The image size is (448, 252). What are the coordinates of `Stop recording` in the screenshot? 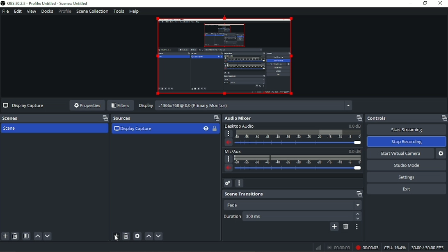 It's located at (338, 247).